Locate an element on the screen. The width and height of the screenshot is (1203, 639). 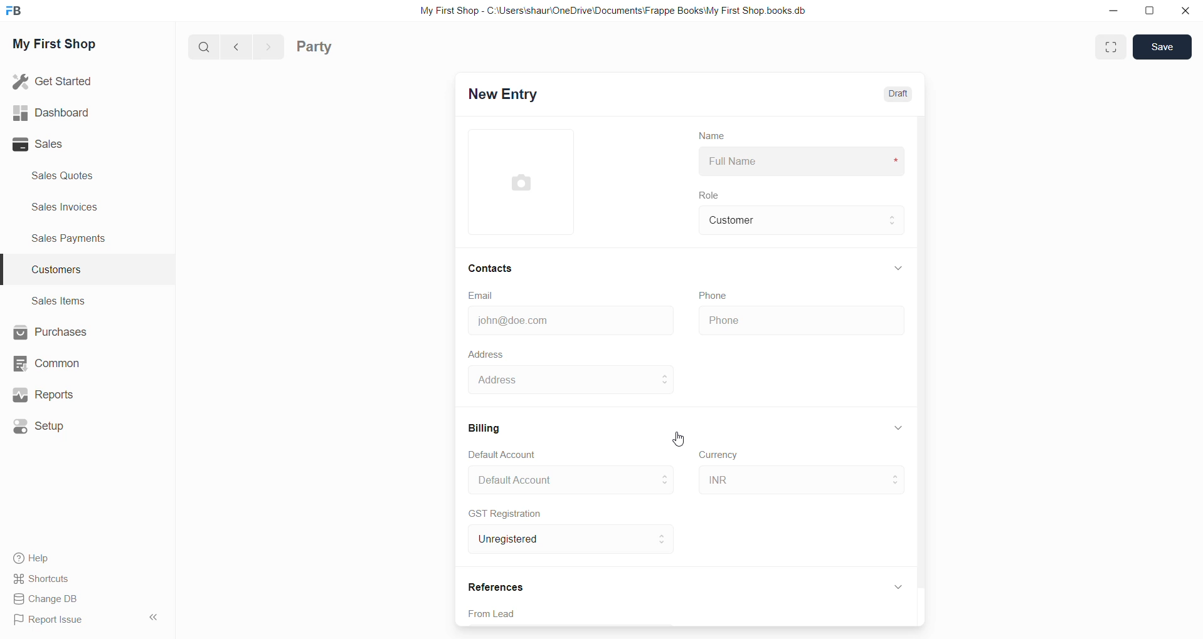
Address is located at coordinates (559, 381).